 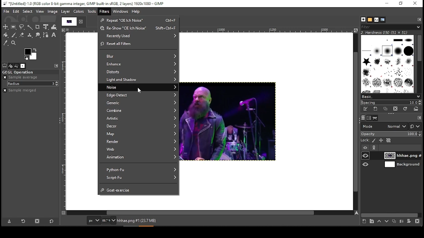 I want to click on filter, so click(x=104, y=12).